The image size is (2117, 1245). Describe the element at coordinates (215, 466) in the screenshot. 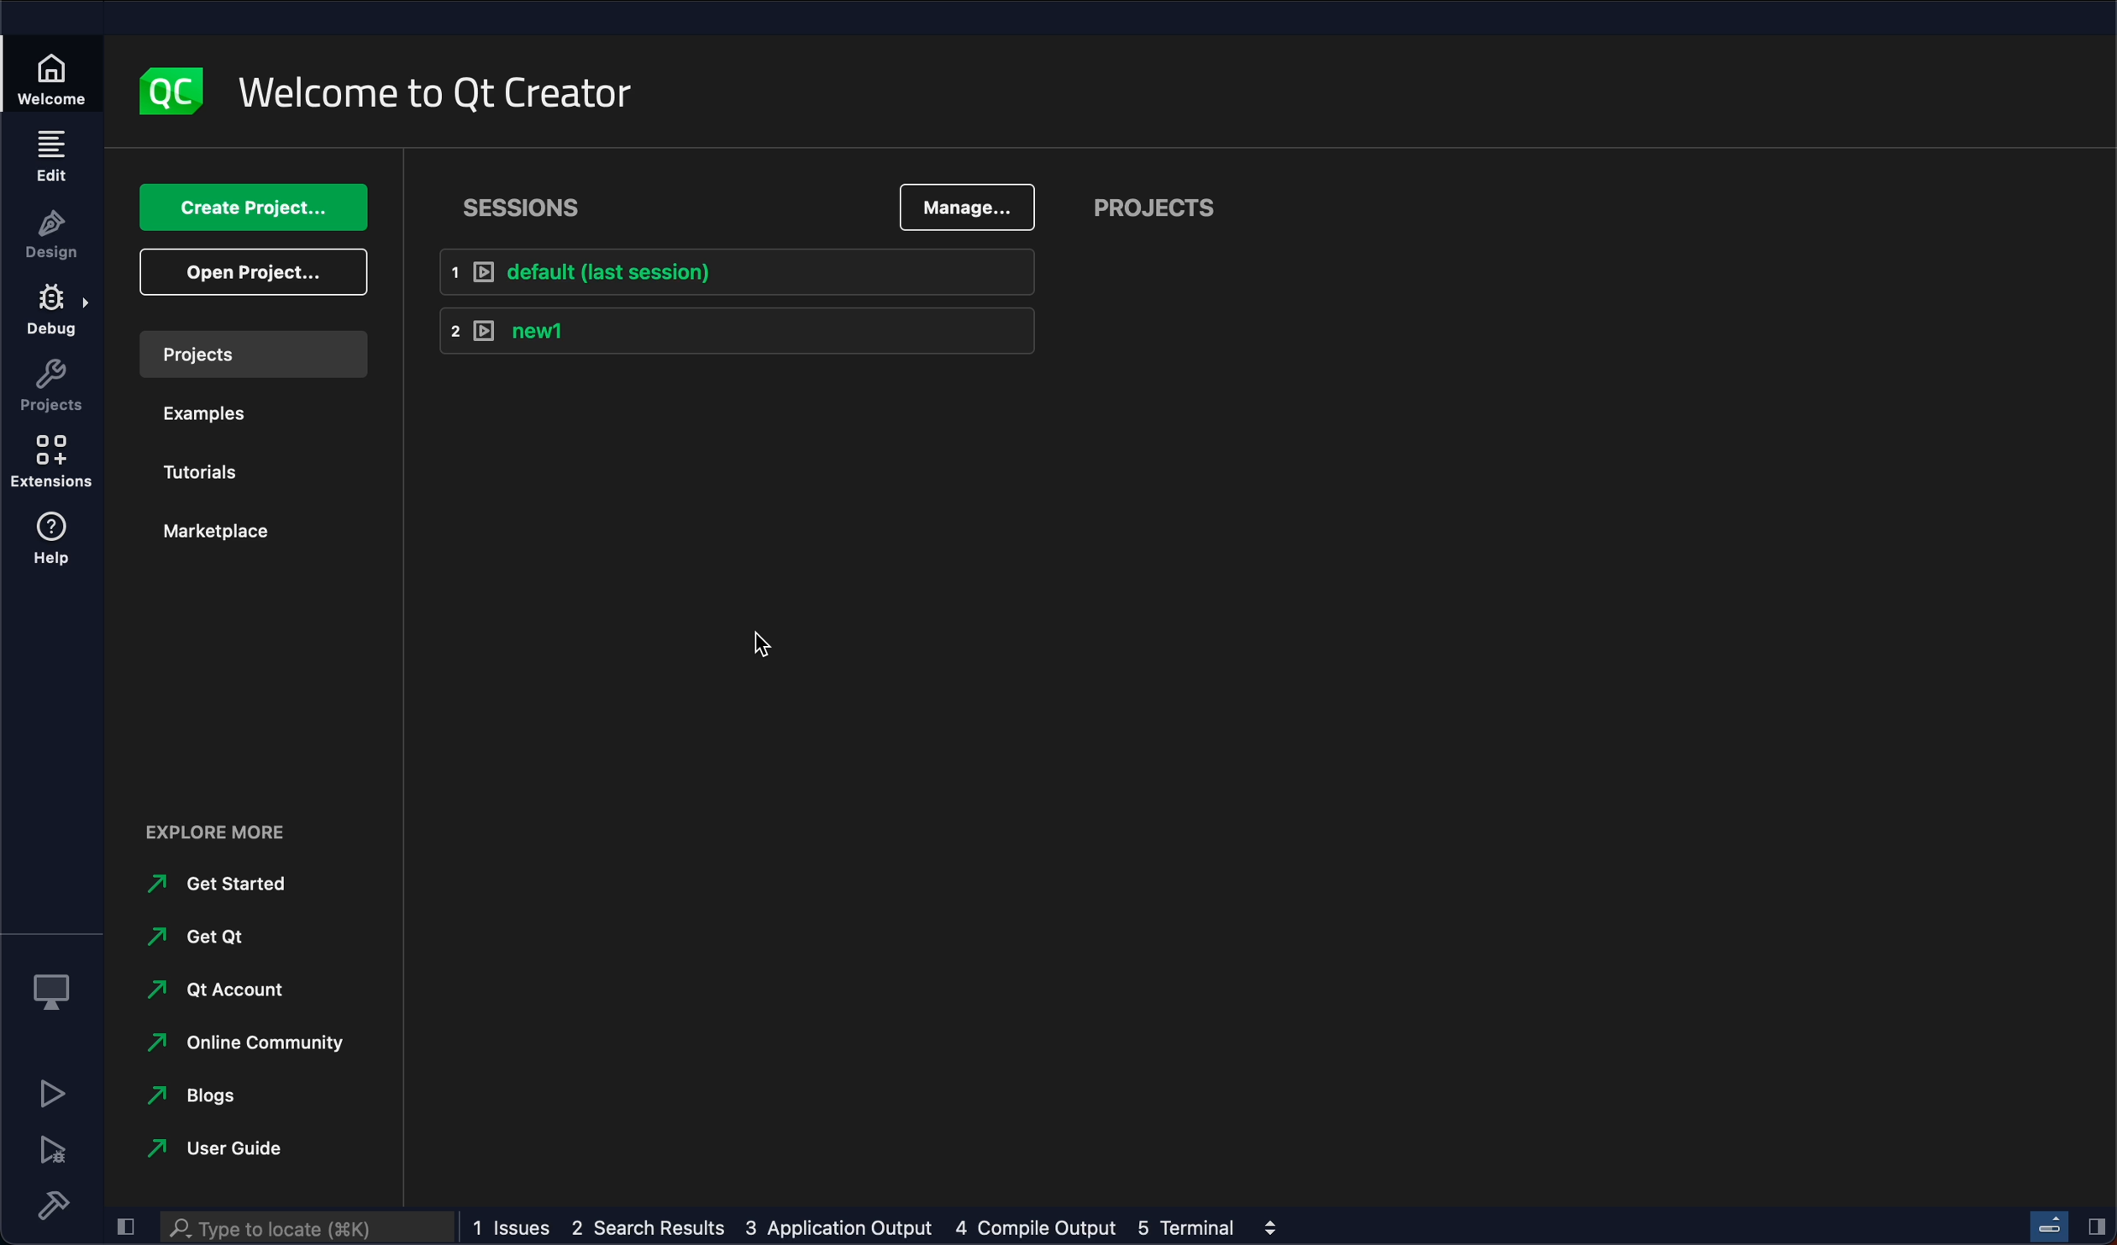

I see `tutorials` at that location.